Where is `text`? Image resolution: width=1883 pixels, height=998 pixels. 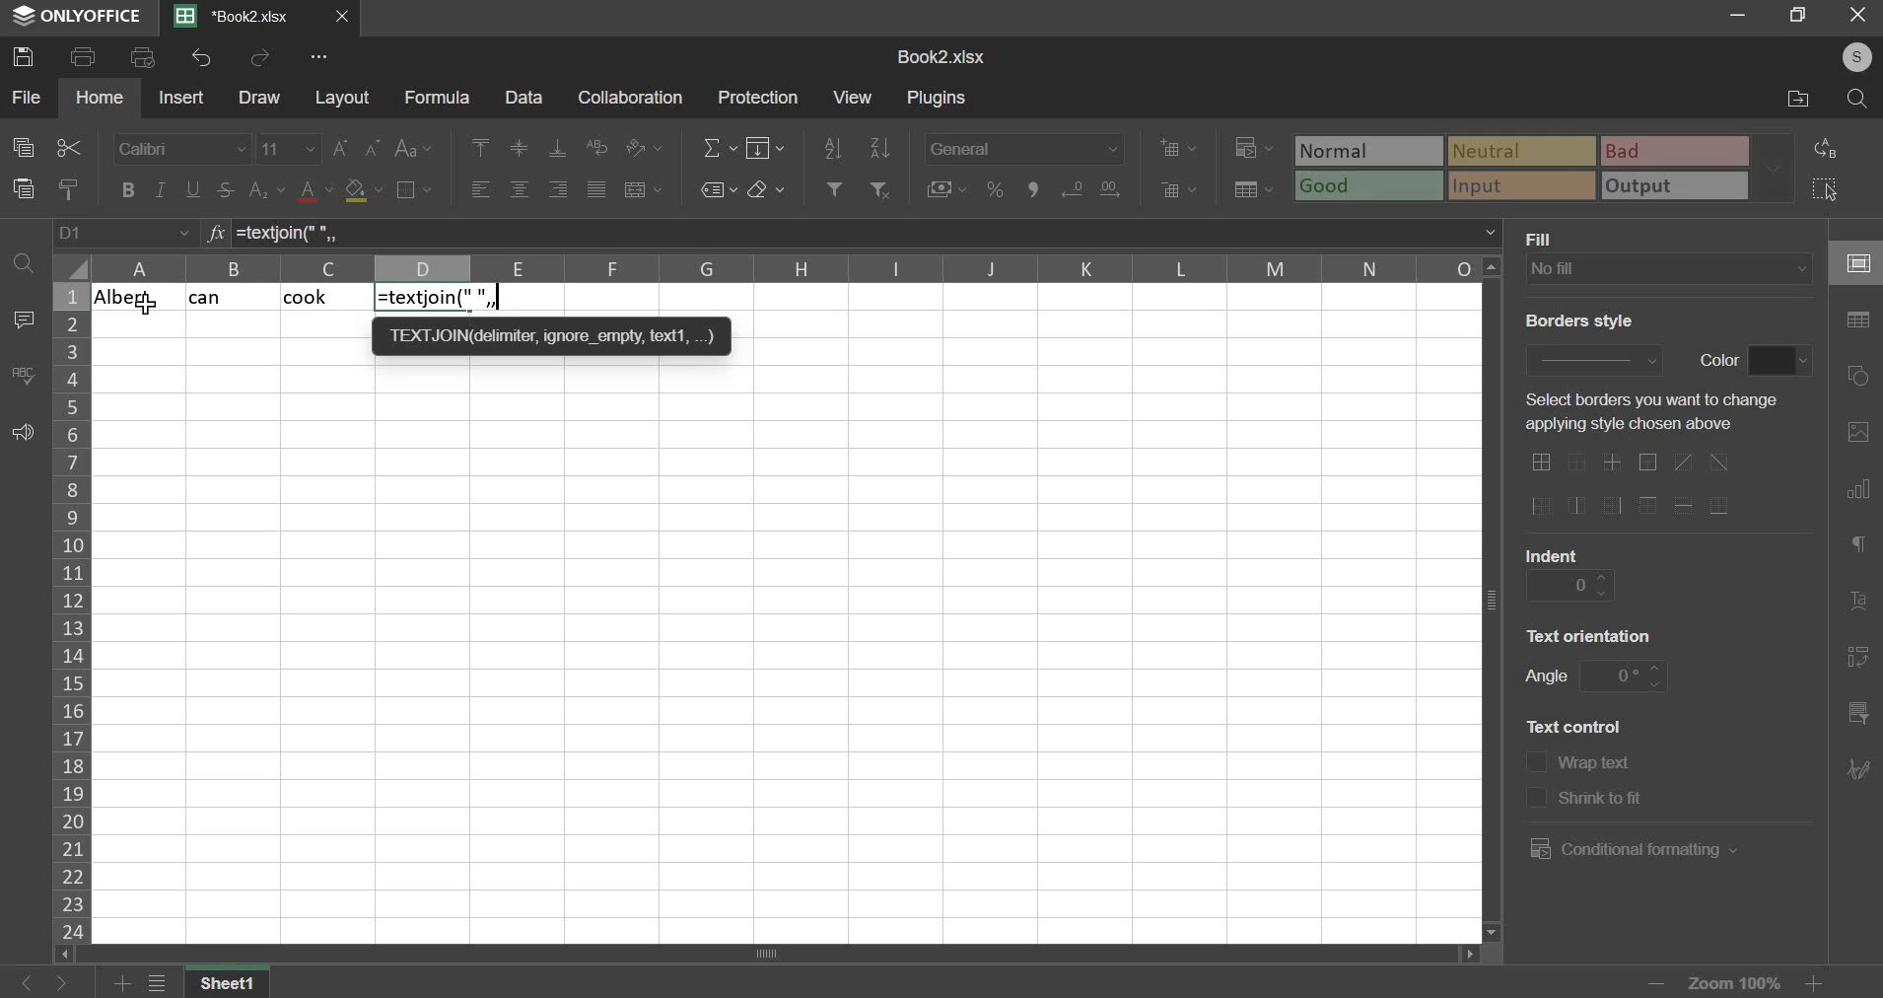 text is located at coordinates (1546, 238).